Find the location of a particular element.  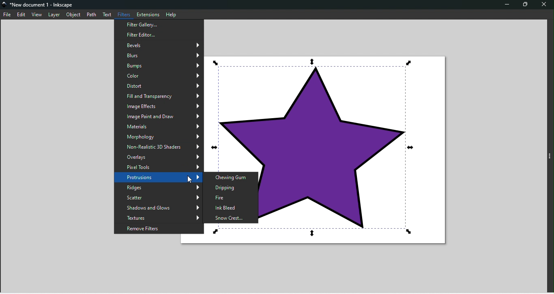

Scatter is located at coordinates (159, 197).